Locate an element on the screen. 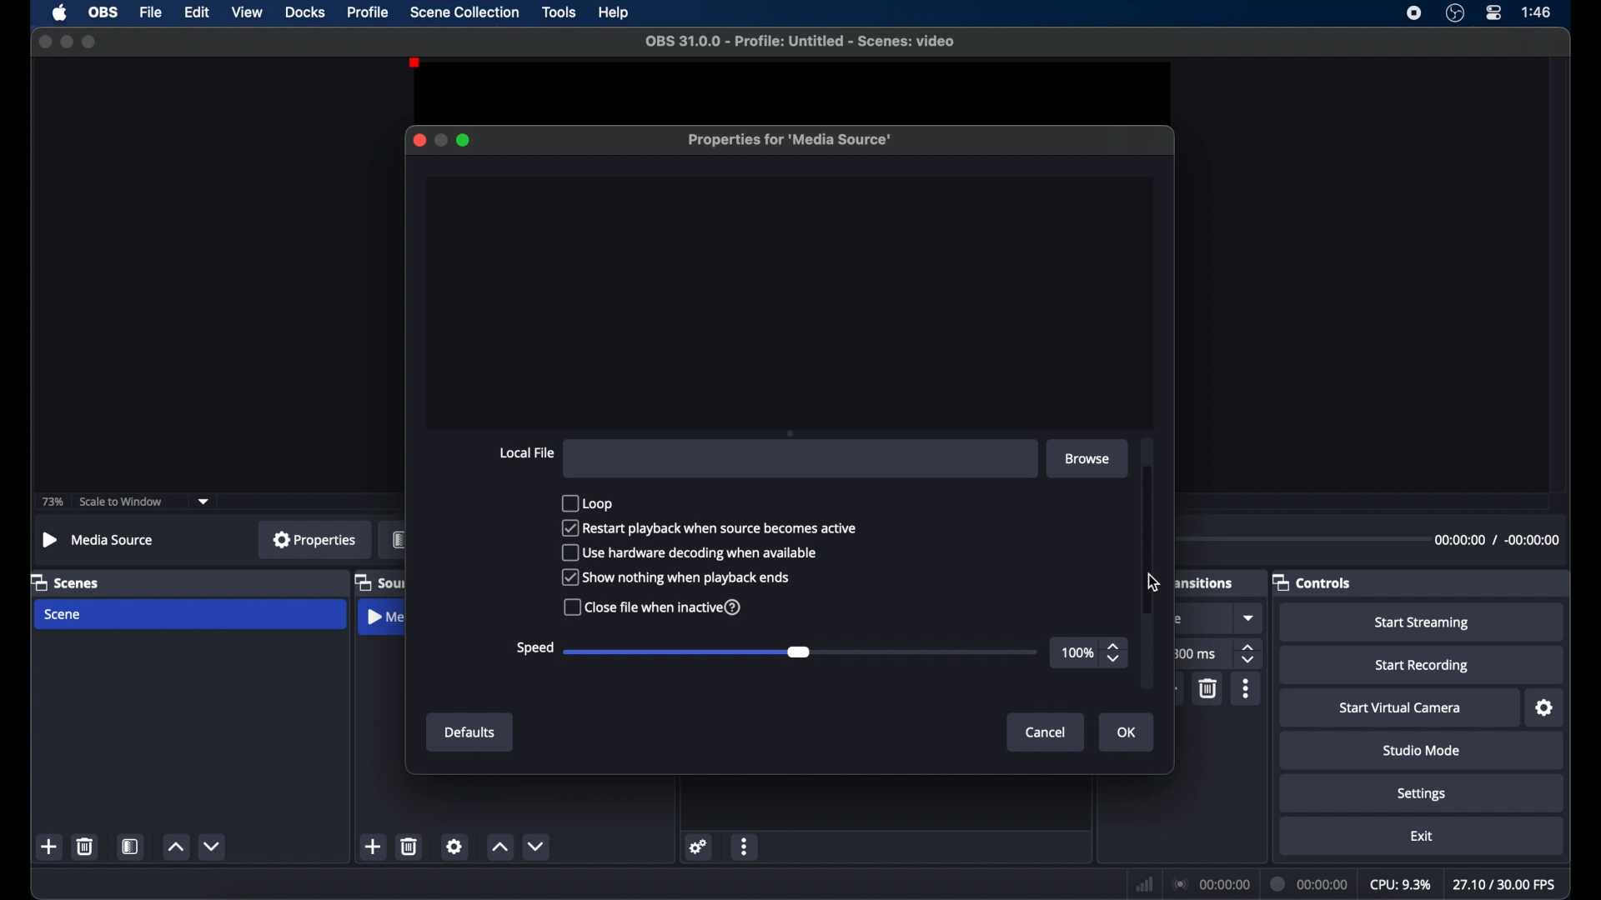  obs studio is located at coordinates (1455, 12).